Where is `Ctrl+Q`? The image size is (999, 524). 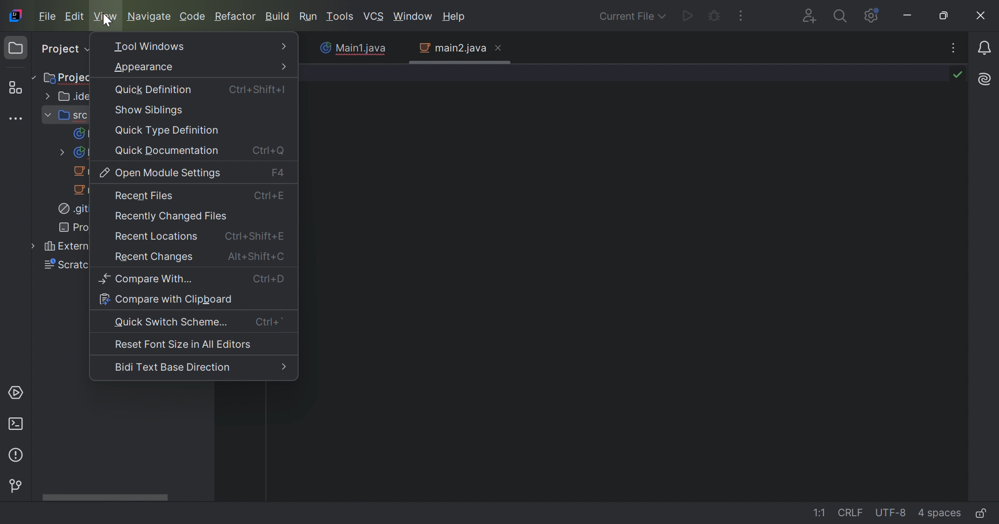
Ctrl+Q is located at coordinates (267, 151).